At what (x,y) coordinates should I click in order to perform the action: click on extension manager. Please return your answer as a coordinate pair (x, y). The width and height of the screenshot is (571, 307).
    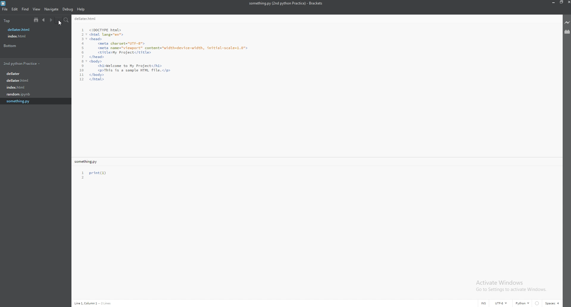
    Looking at the image, I should click on (567, 32).